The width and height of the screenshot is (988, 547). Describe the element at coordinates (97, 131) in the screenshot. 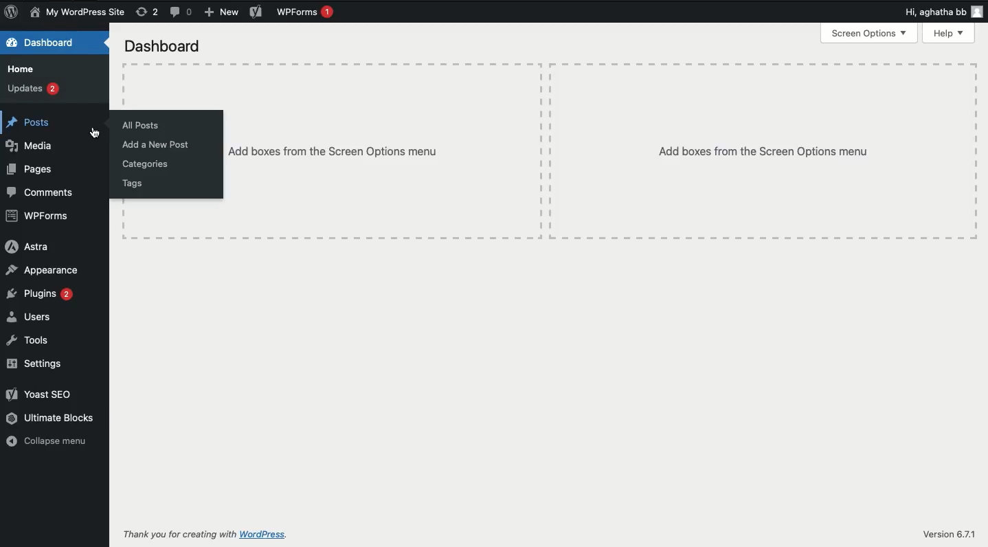

I see `cursor` at that location.